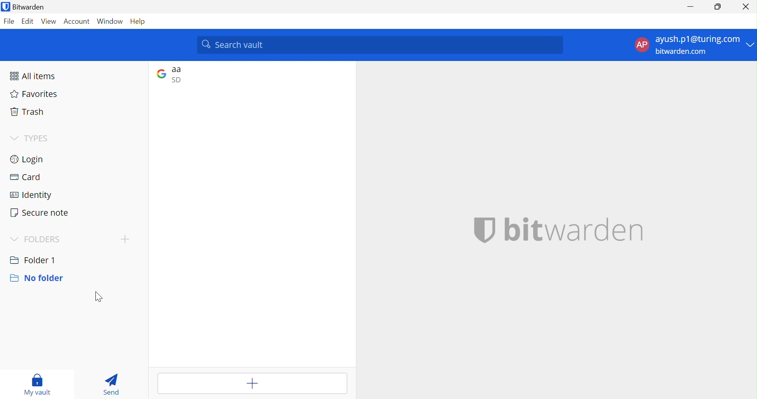  What do you see at coordinates (717, 7) in the screenshot?
I see `Restore Down` at bounding box center [717, 7].